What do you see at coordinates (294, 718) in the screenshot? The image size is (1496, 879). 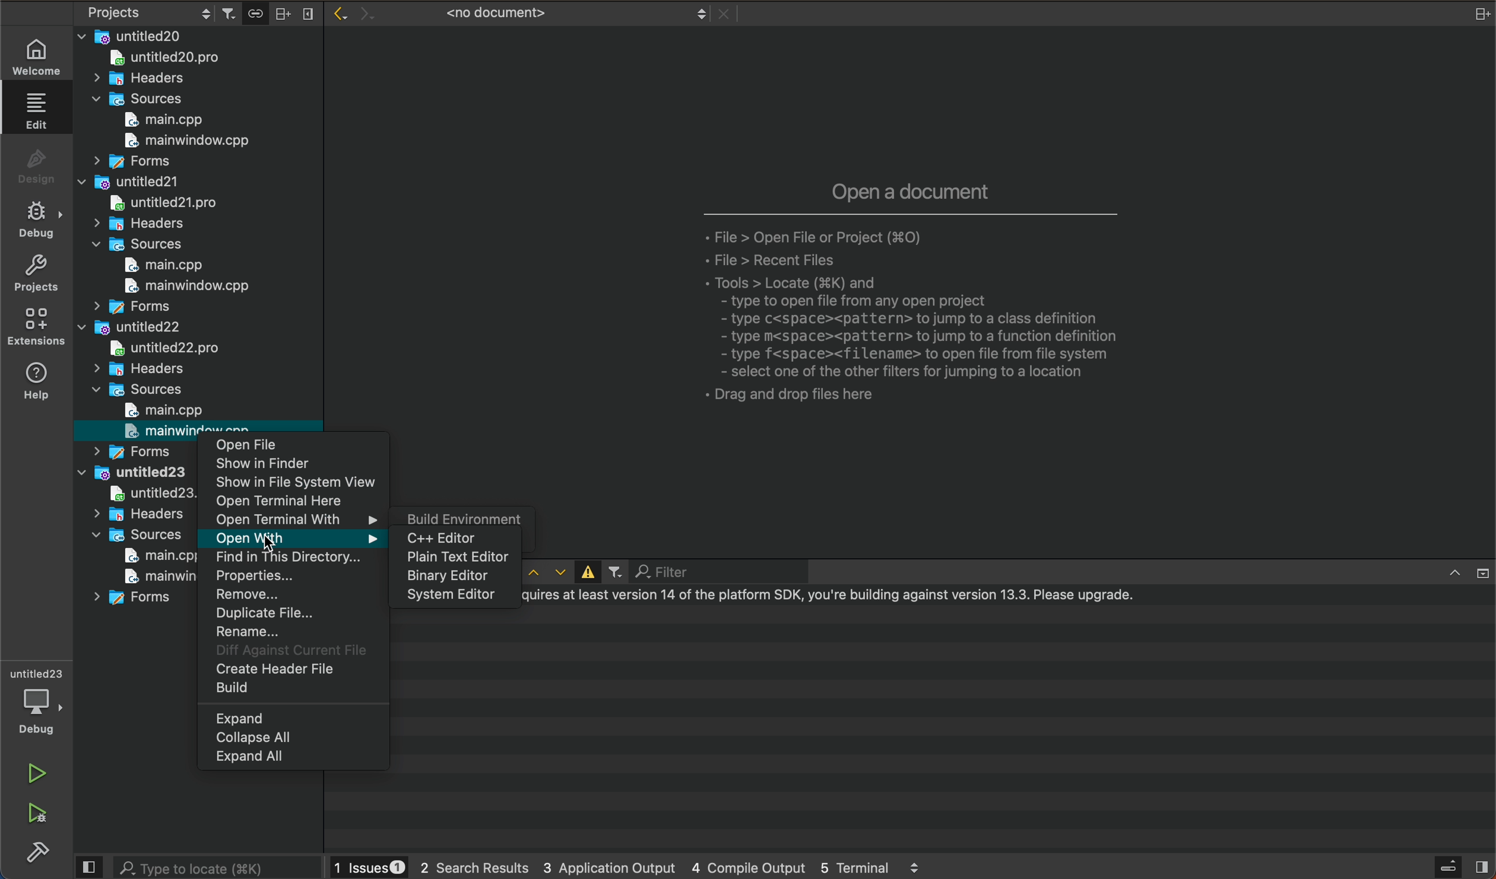 I see `expand` at bounding box center [294, 718].